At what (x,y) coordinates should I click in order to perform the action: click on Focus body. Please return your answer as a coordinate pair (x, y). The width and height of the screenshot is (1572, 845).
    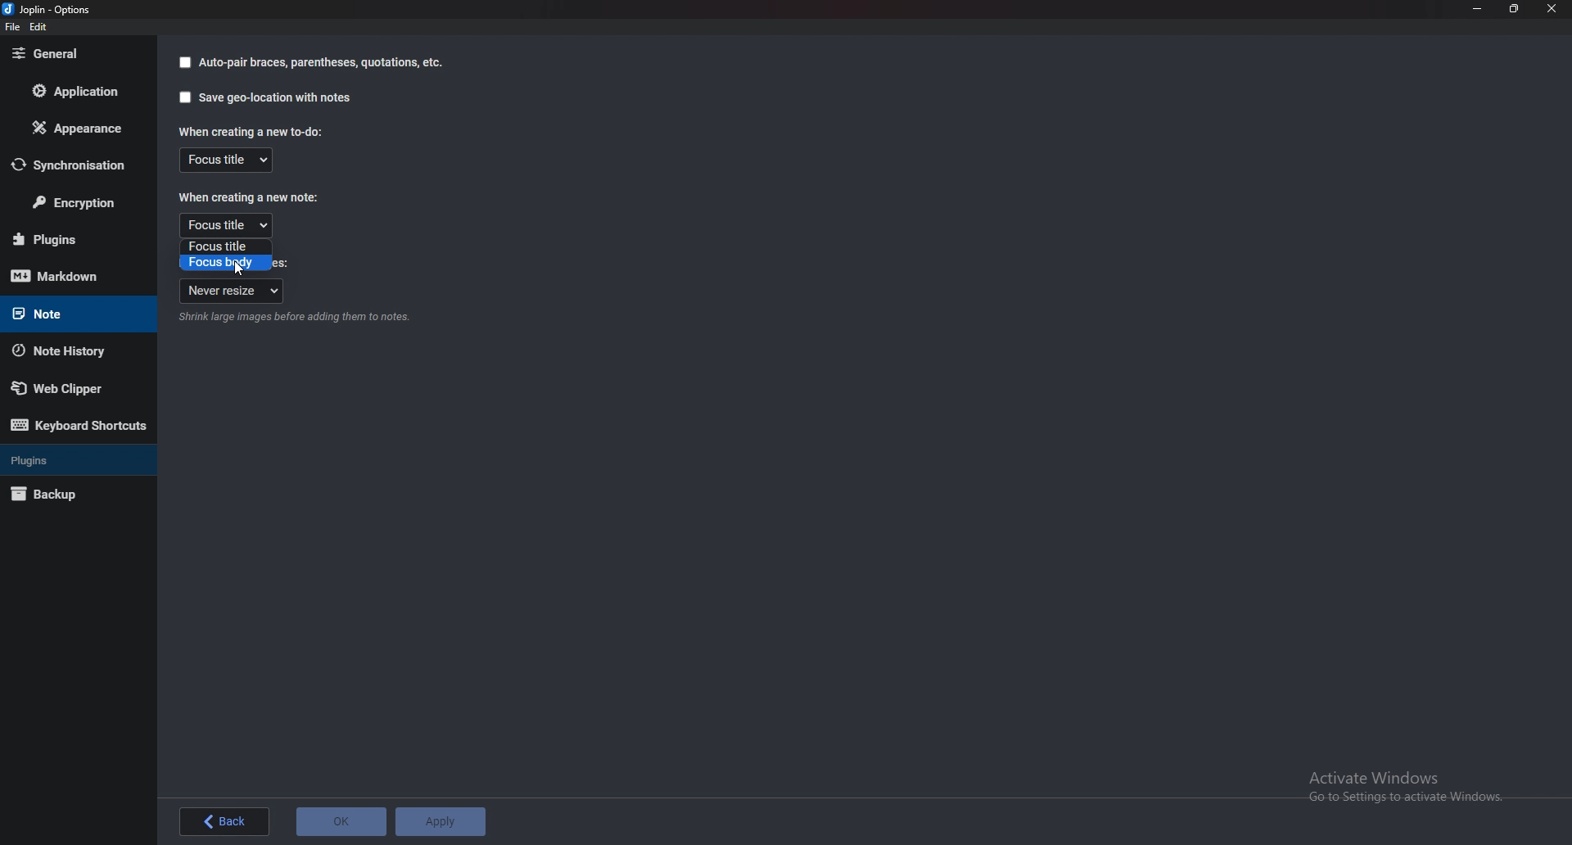
    Looking at the image, I should click on (224, 263).